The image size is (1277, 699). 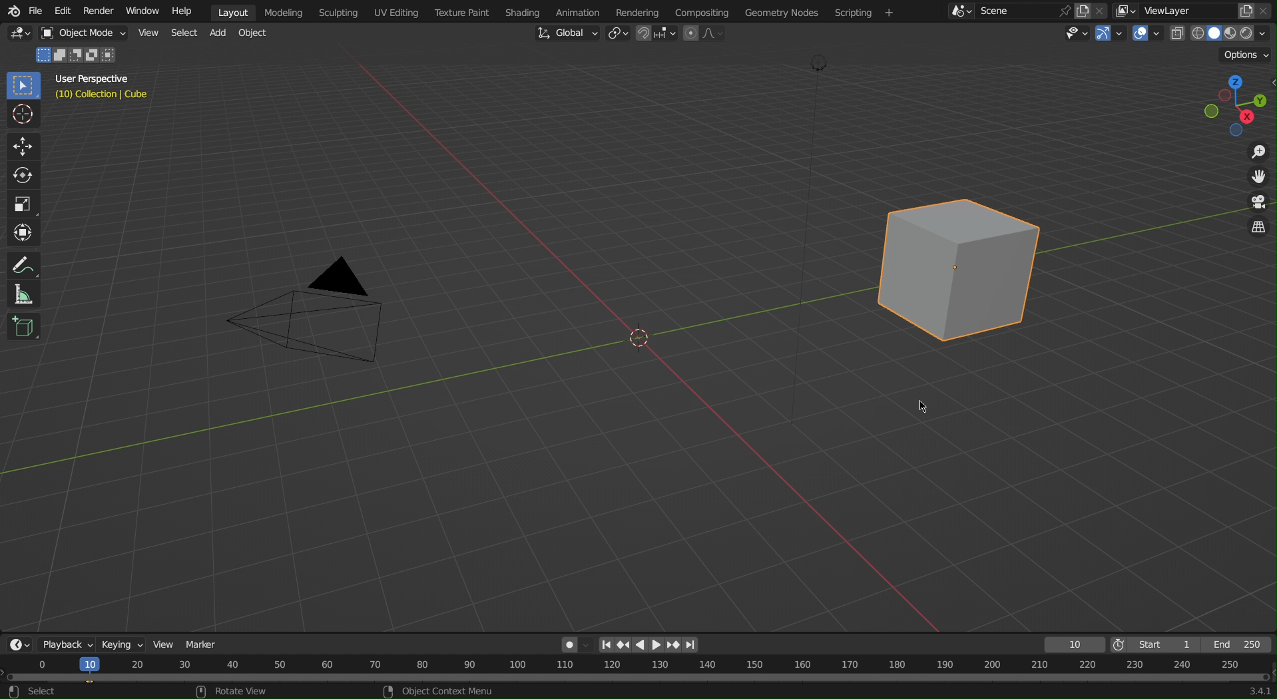 What do you see at coordinates (708, 11) in the screenshot?
I see `Compositing` at bounding box center [708, 11].